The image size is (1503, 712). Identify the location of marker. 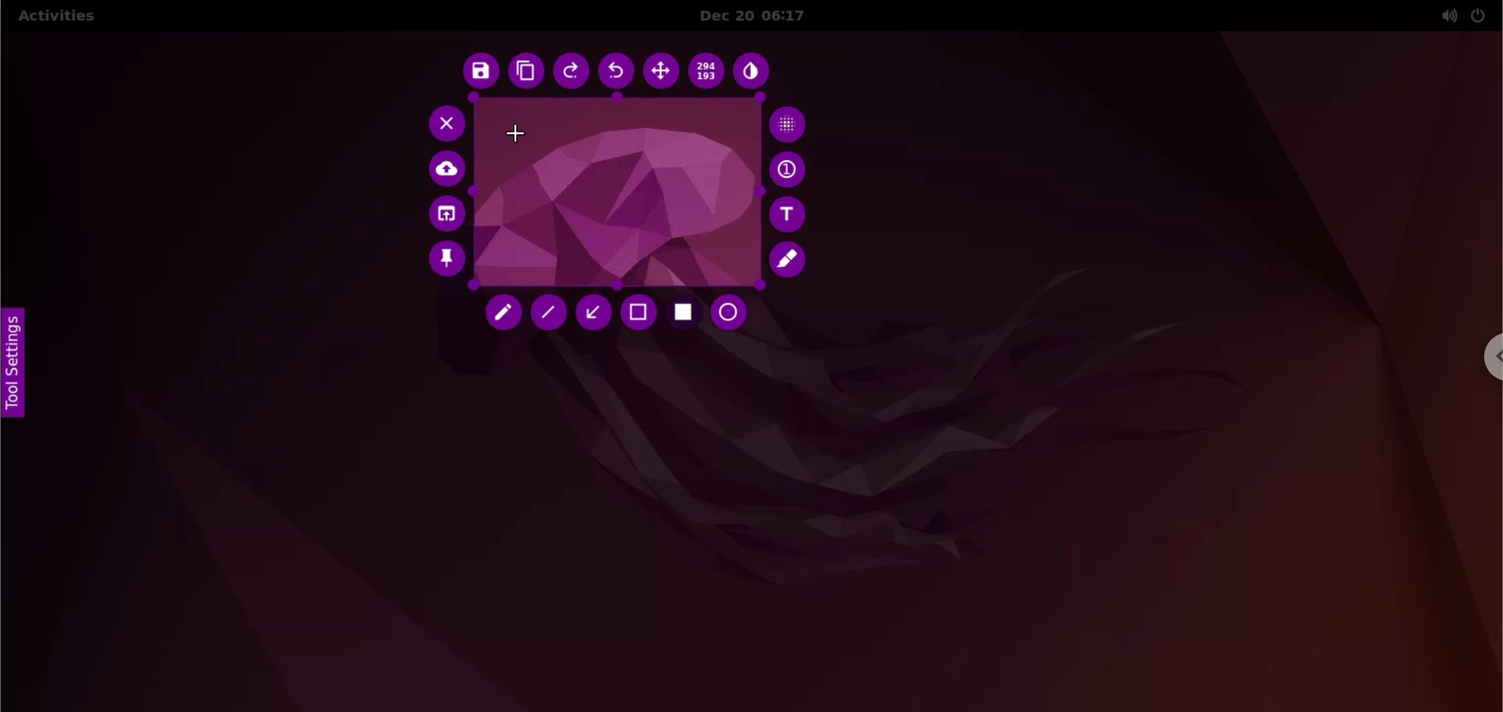
(791, 260).